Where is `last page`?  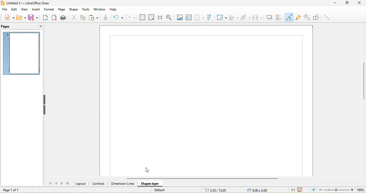 last page is located at coordinates (69, 184).